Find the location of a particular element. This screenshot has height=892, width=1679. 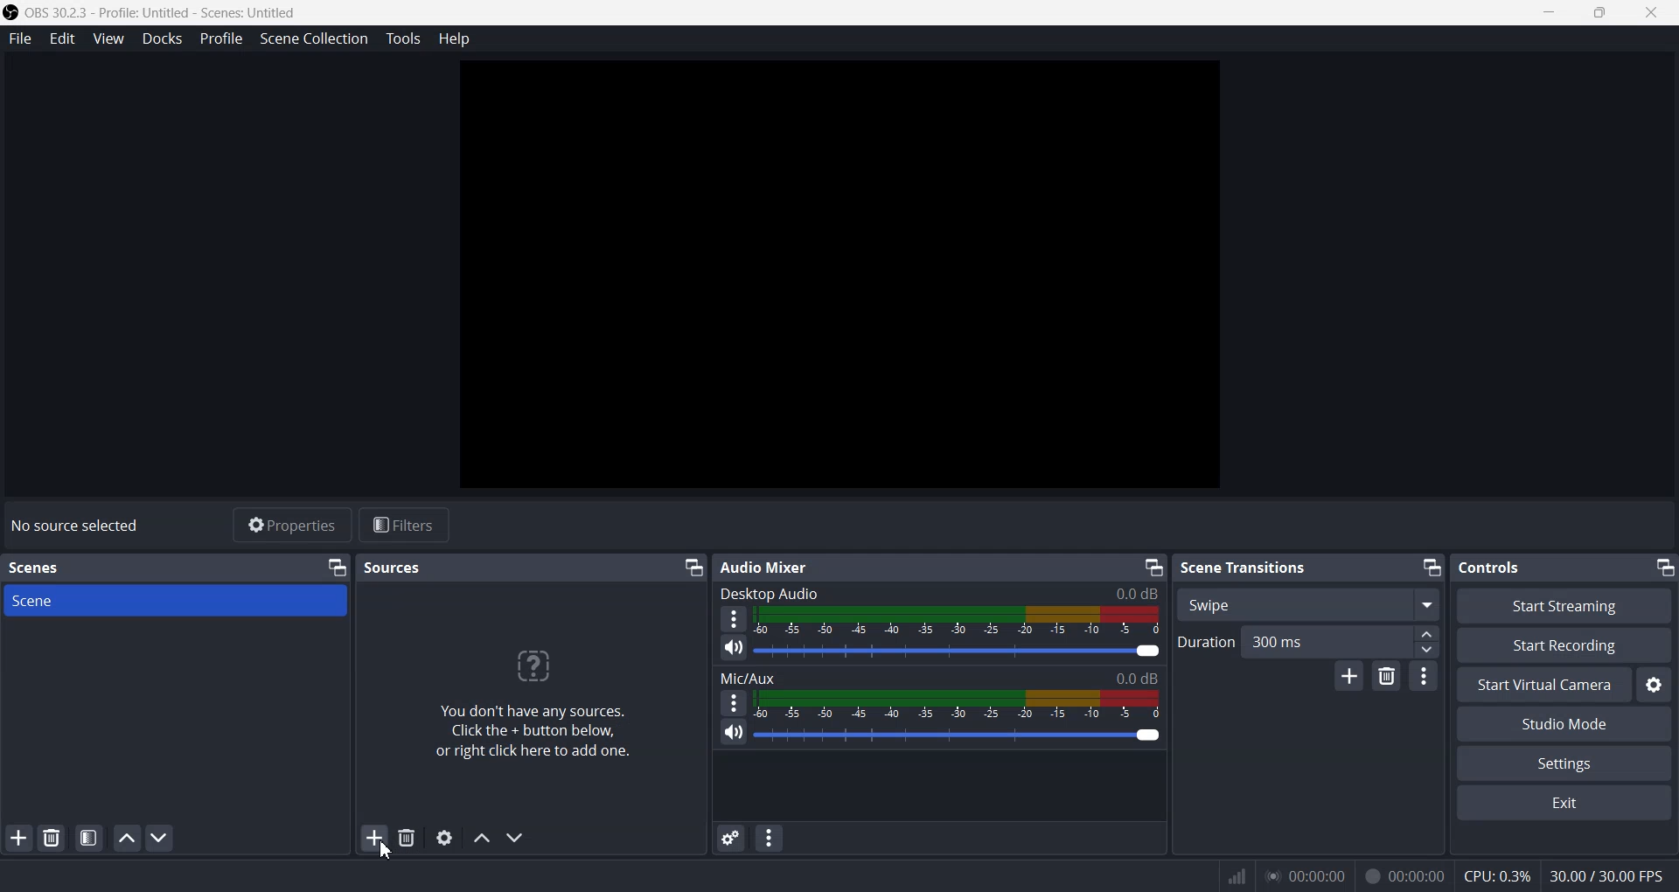

Open scene Filter is located at coordinates (89, 838).